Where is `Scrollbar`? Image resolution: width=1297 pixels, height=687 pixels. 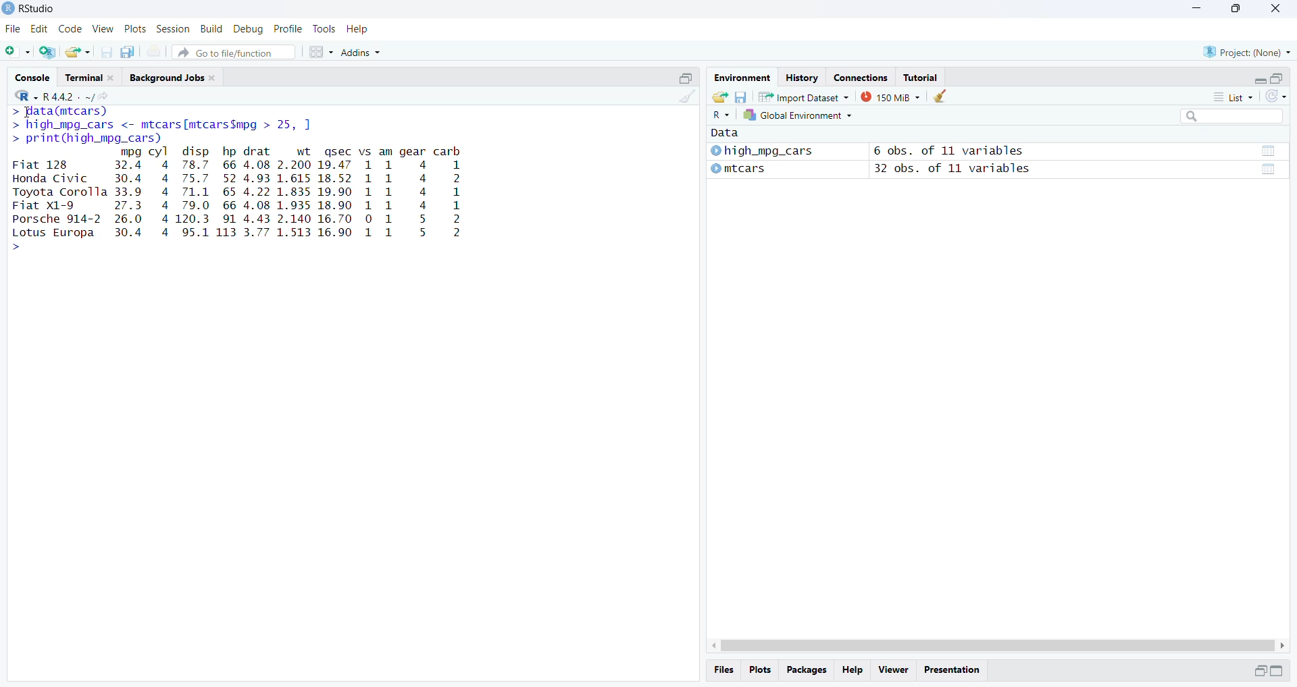 Scrollbar is located at coordinates (998, 646).